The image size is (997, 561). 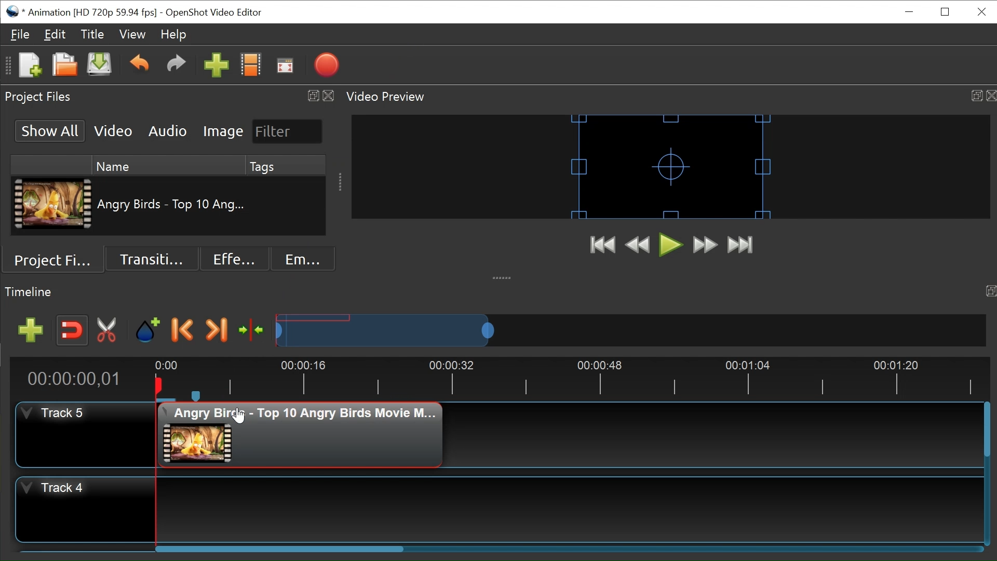 What do you see at coordinates (286, 166) in the screenshot?
I see `Tags` at bounding box center [286, 166].